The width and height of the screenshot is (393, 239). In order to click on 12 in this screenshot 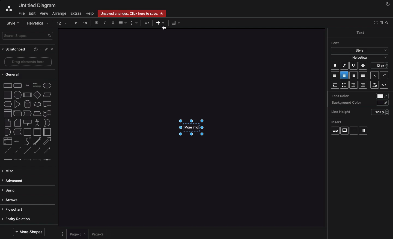, I will do `click(62, 23)`.